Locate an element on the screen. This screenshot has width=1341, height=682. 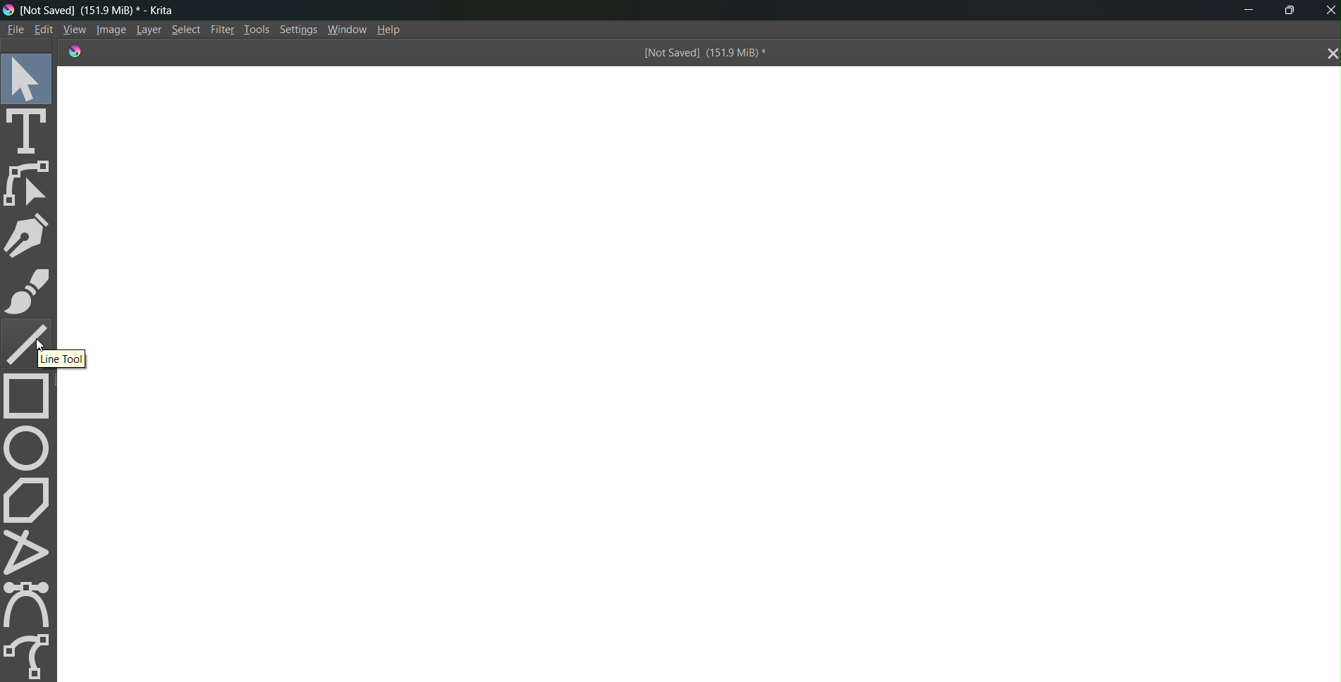
cursor is located at coordinates (46, 345).